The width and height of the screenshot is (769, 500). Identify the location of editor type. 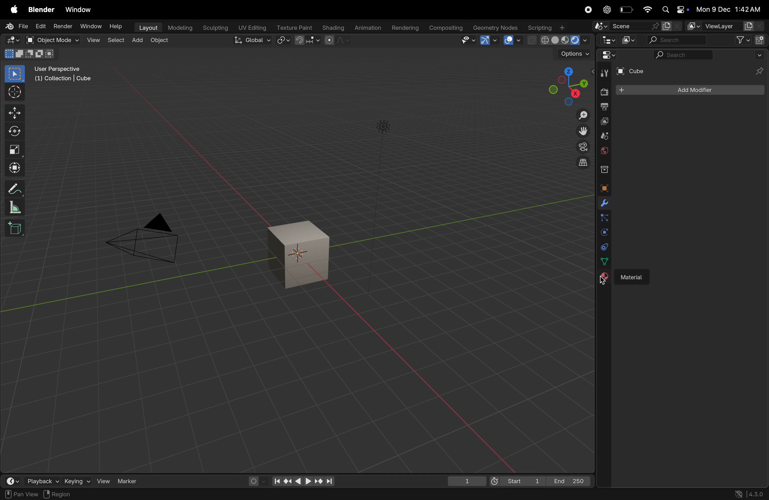
(607, 39).